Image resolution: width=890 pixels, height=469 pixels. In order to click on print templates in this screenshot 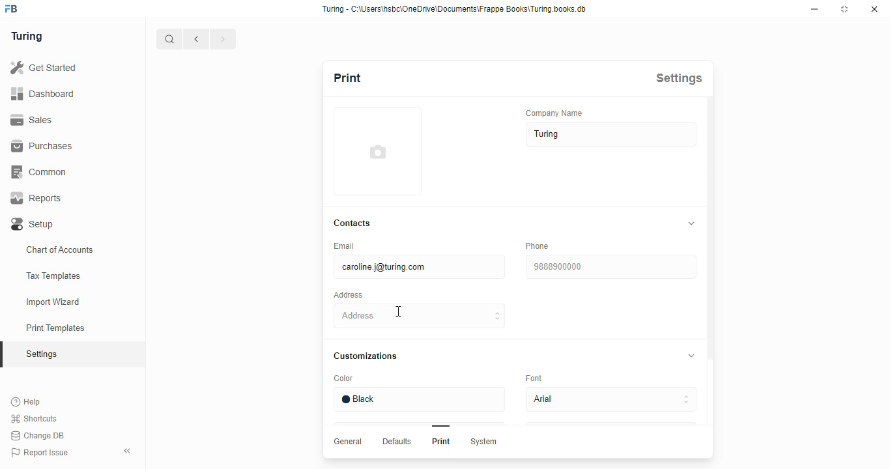, I will do `click(55, 328)`.